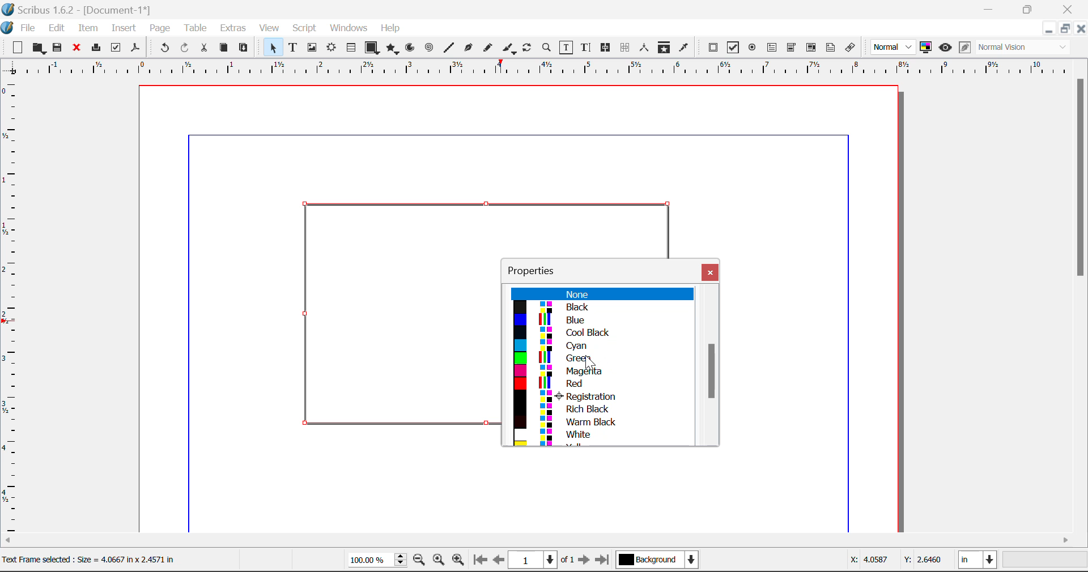 Image resolution: width=1088 pixels, height=572 pixels. I want to click on Red, so click(601, 383).